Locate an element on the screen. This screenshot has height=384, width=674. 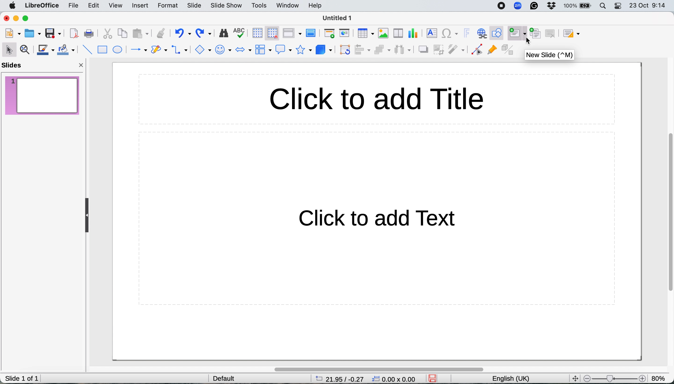
insert is located at coordinates (140, 5).